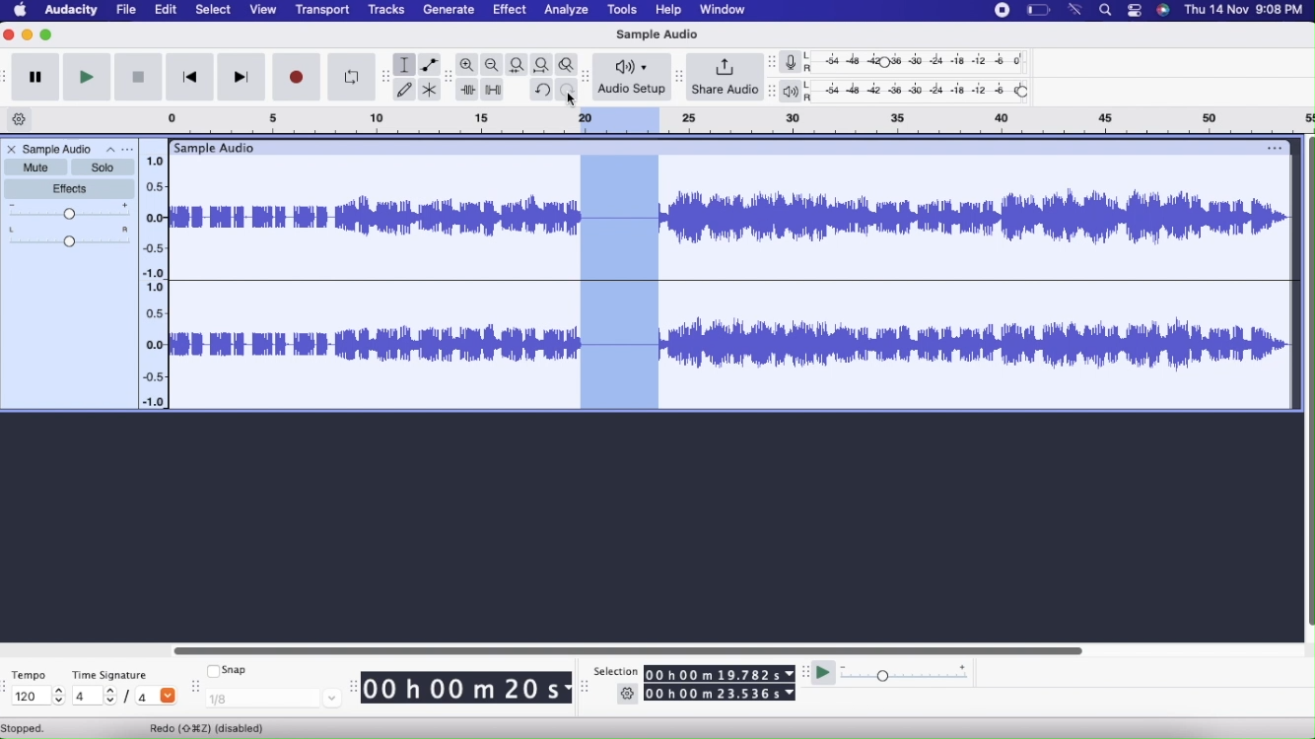 This screenshot has width=1315, height=739. I want to click on move toolbar, so click(588, 78).